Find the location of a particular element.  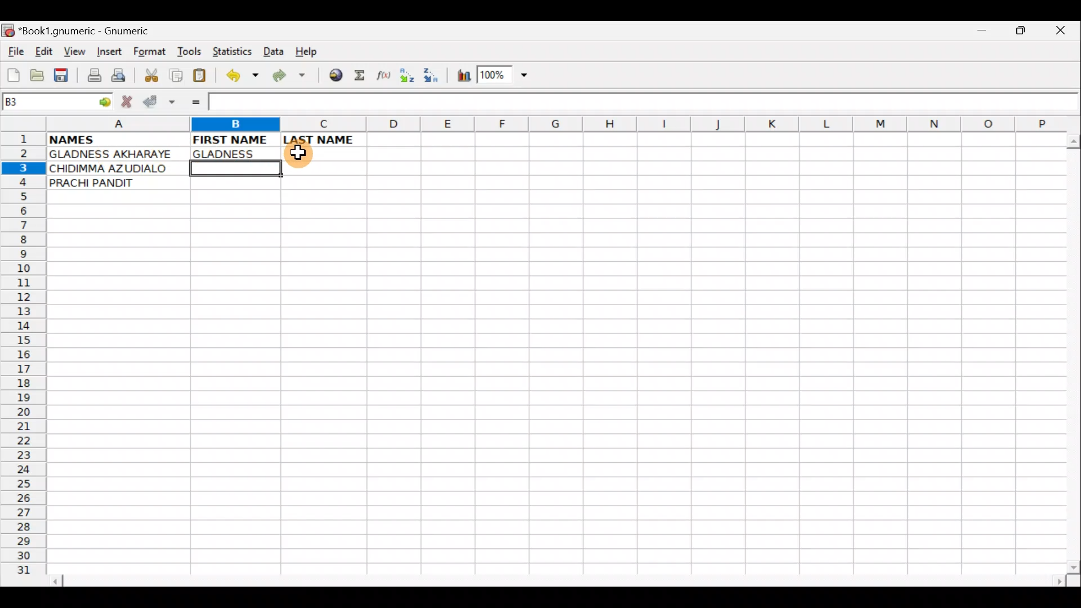

Print file is located at coordinates (91, 77).